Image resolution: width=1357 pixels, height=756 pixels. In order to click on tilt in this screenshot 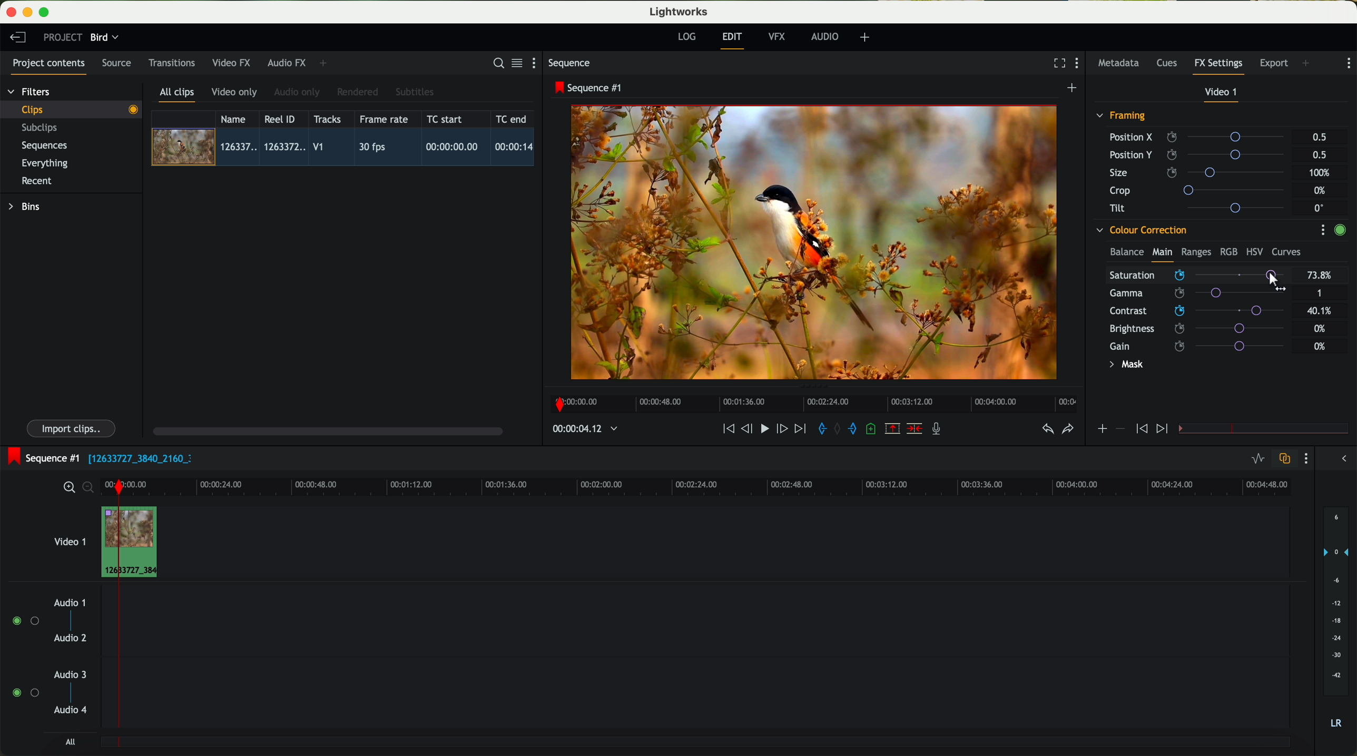, I will do `click(1202, 208)`.